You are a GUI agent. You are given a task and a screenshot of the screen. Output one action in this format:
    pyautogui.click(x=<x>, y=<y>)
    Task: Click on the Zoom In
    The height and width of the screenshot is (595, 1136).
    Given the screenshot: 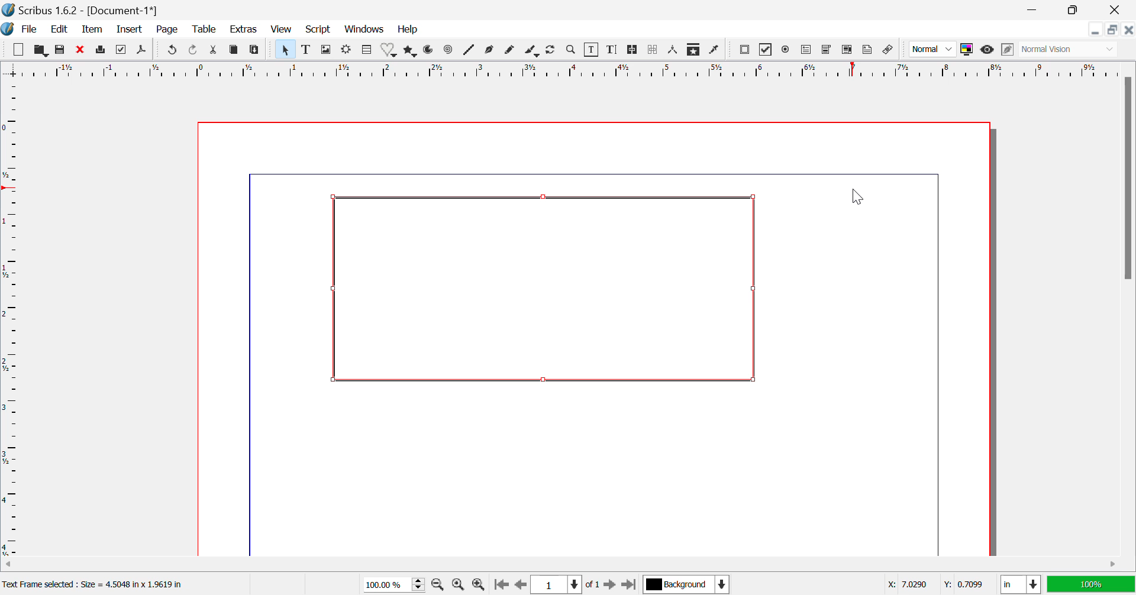 What is the action you would take?
    pyautogui.click(x=478, y=585)
    